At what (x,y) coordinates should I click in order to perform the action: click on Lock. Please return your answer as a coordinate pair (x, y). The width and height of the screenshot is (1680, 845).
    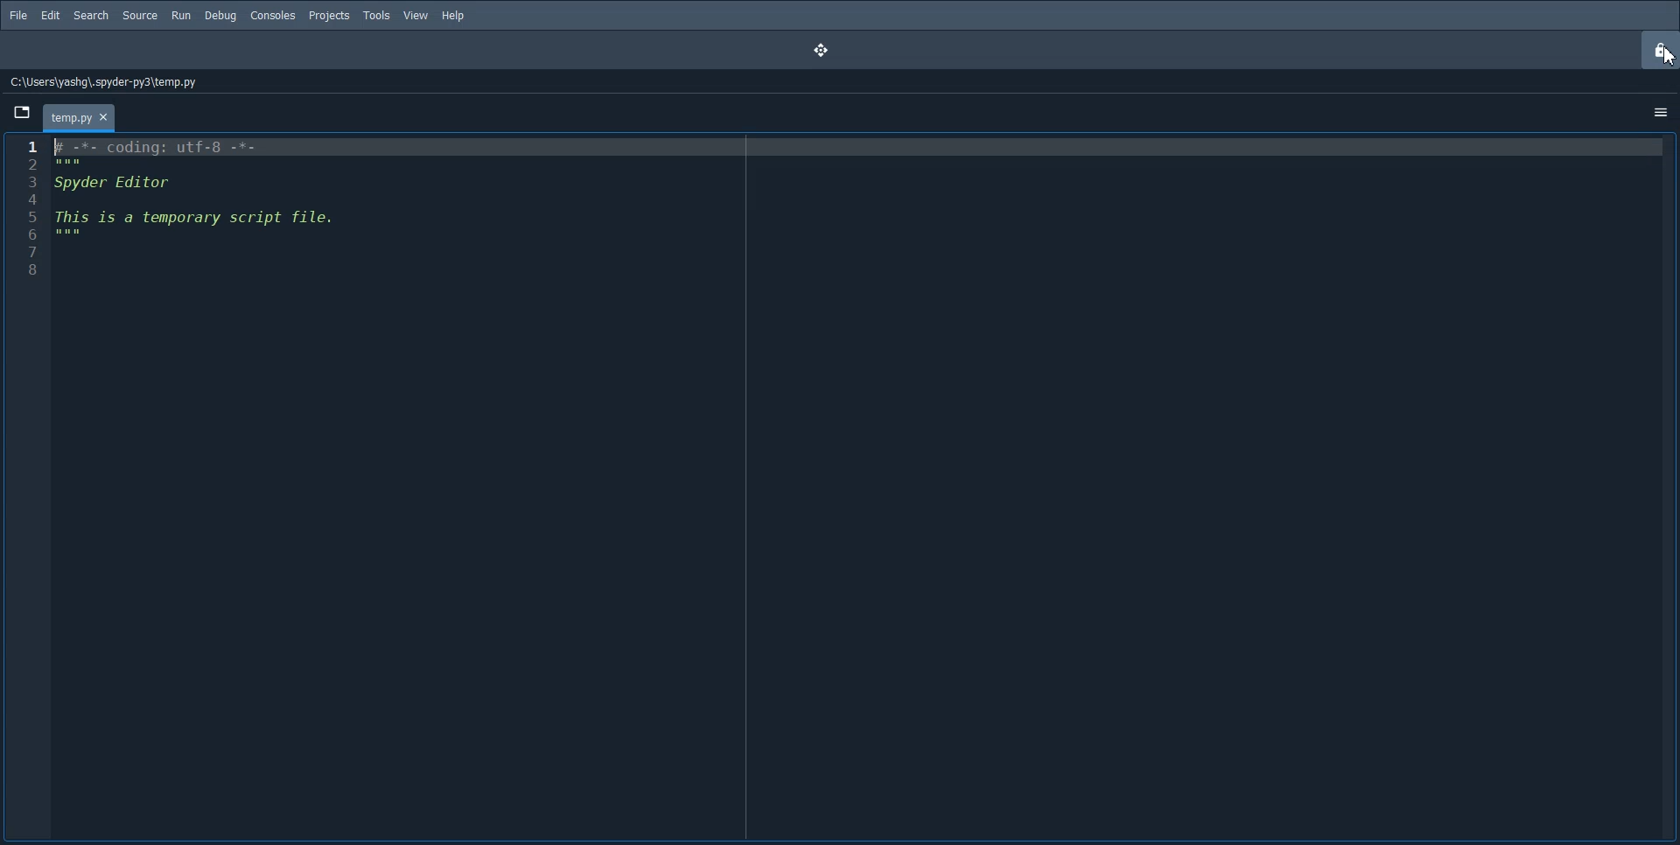
    Looking at the image, I should click on (1660, 51).